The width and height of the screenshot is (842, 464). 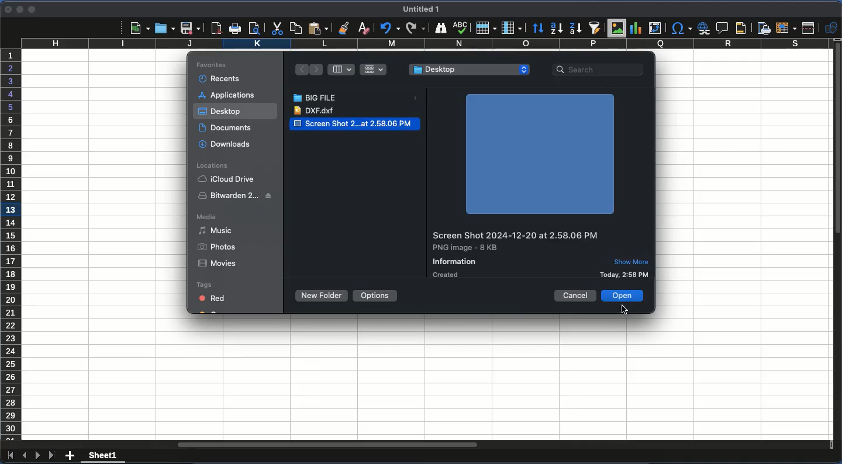 I want to click on last sheet, so click(x=53, y=456).